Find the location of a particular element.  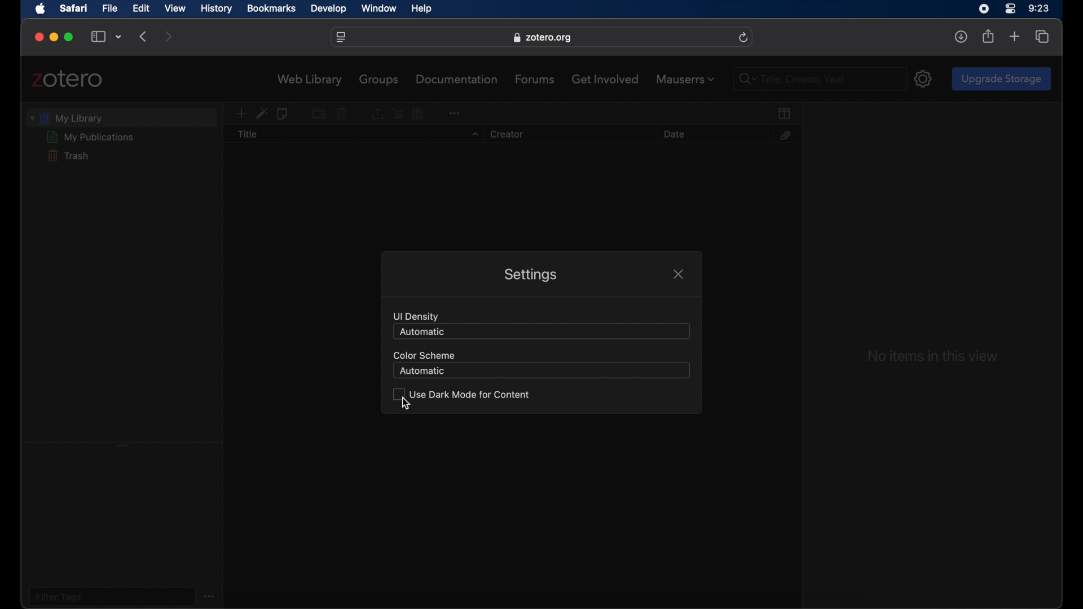

drag handle is located at coordinates (122, 444).